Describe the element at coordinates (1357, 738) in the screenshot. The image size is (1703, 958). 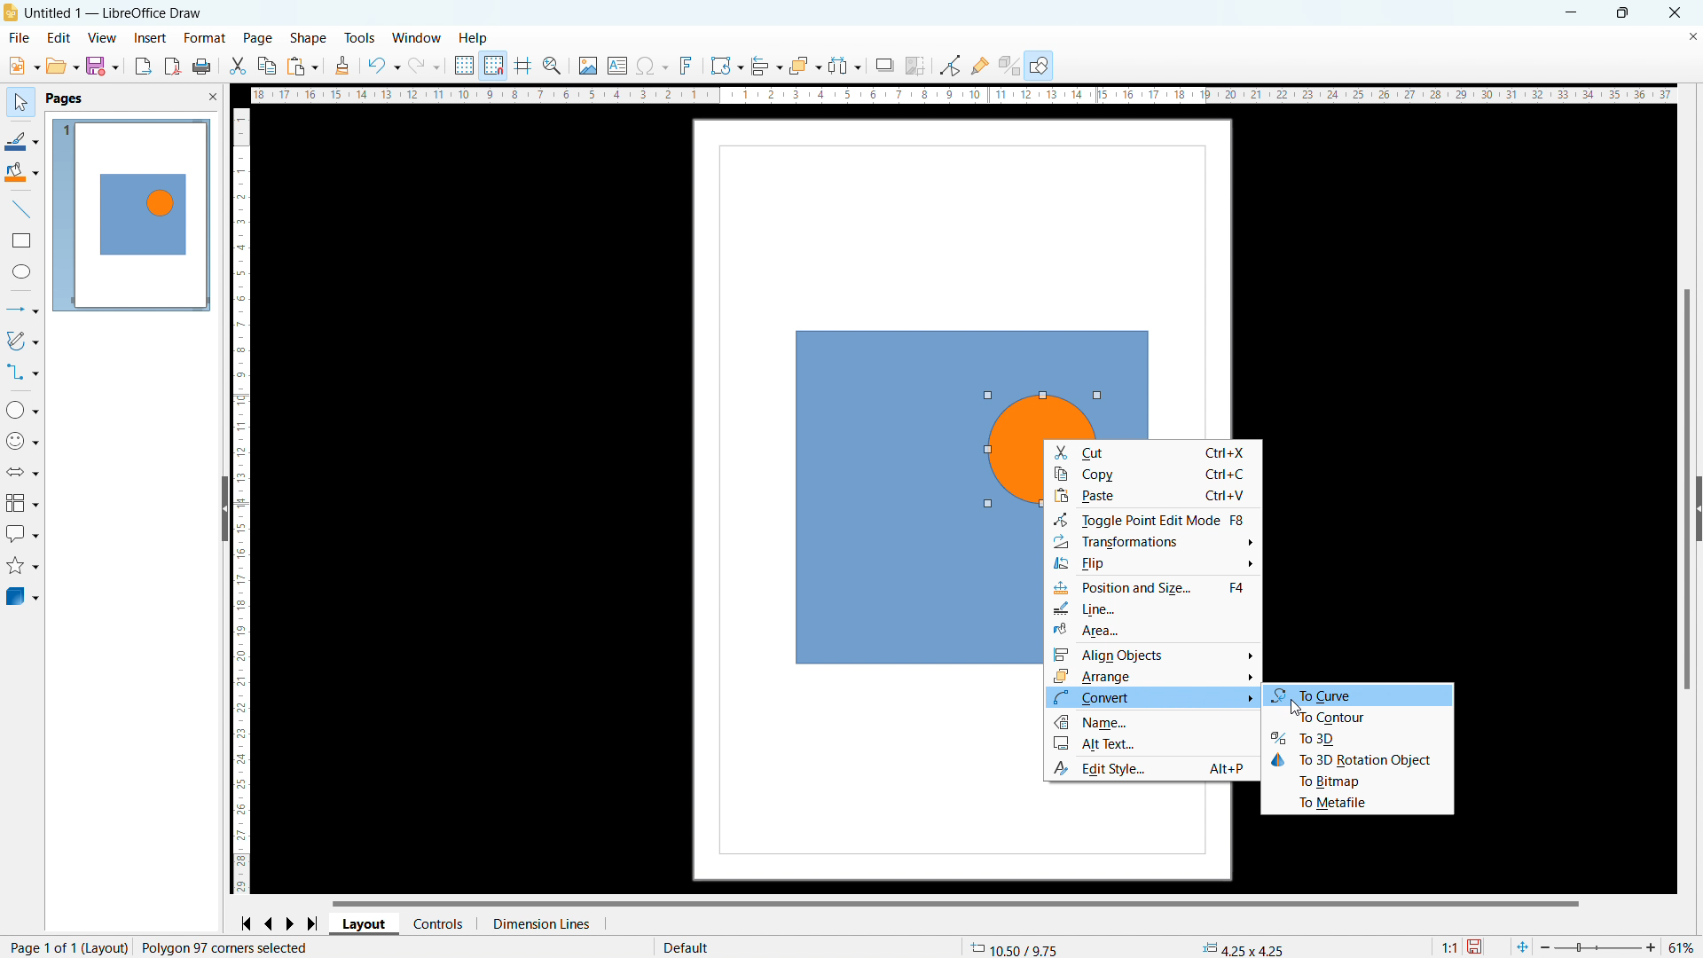
I see `to 3D` at that location.